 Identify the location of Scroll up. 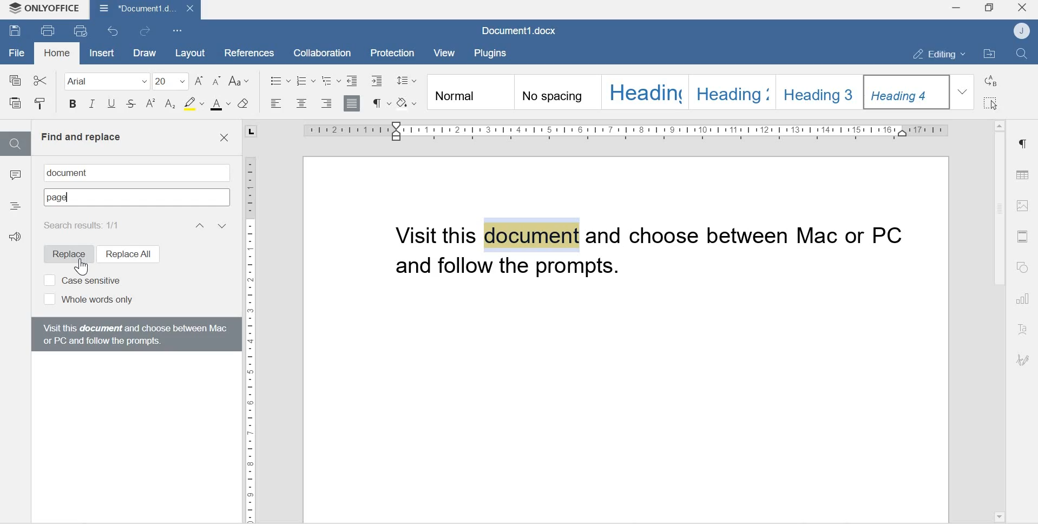
(999, 123).